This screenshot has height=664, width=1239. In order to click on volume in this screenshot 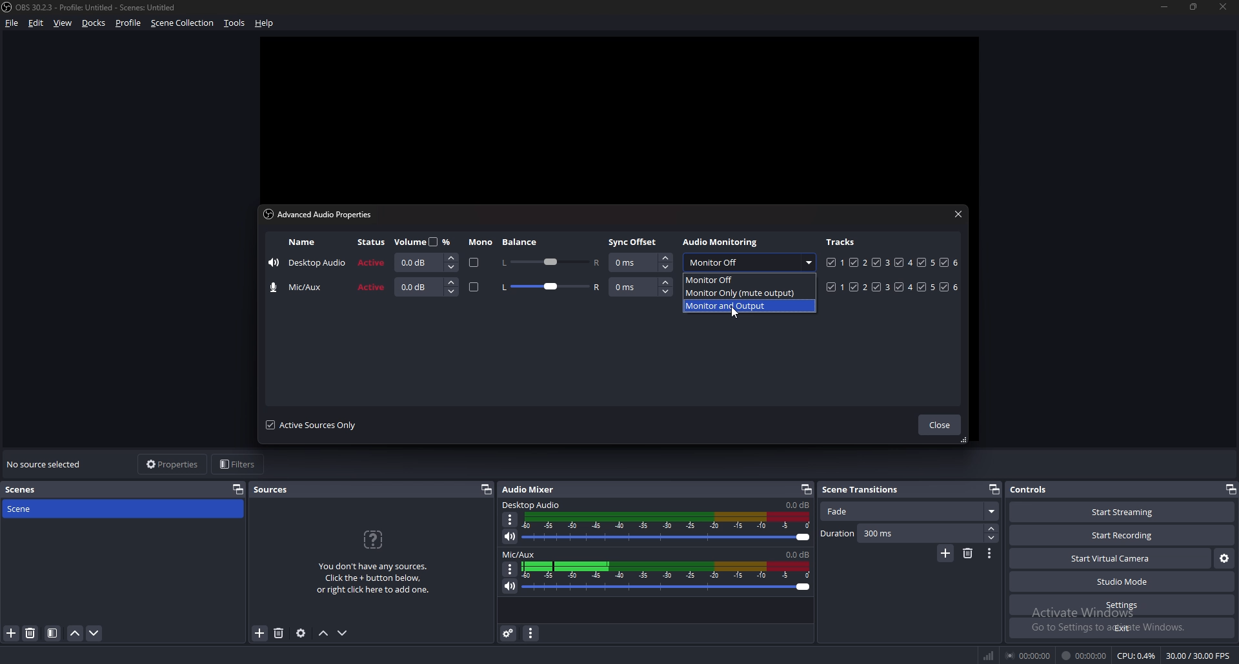, I will do `click(425, 241)`.